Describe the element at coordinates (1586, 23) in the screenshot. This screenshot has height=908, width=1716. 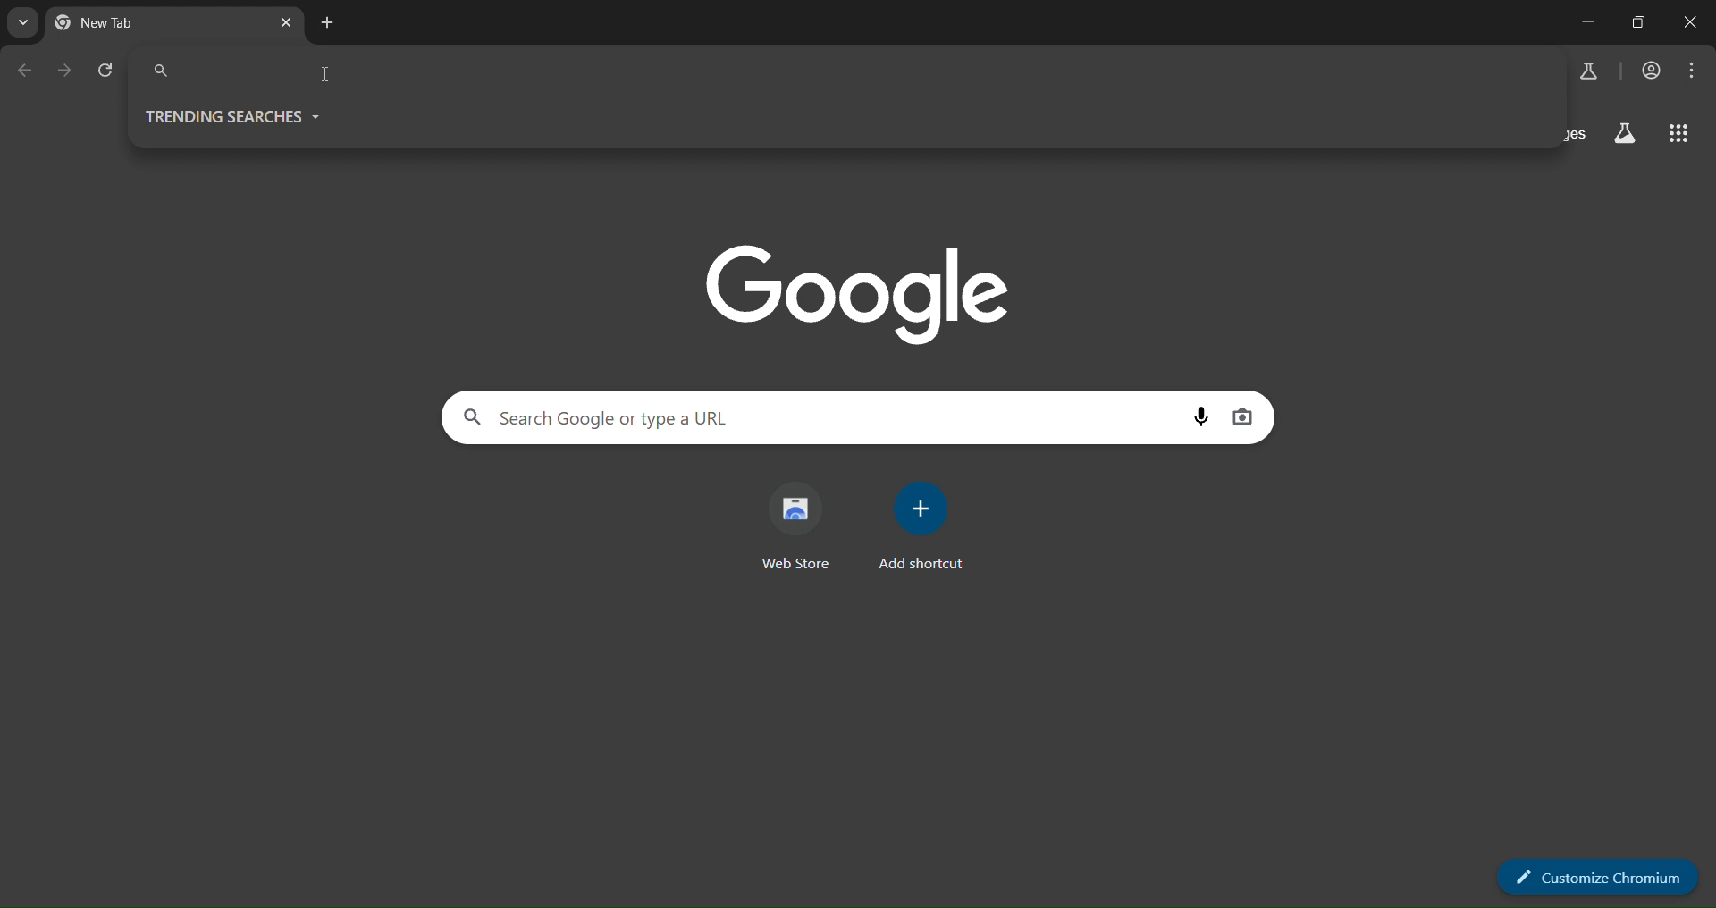
I see `minimize` at that location.